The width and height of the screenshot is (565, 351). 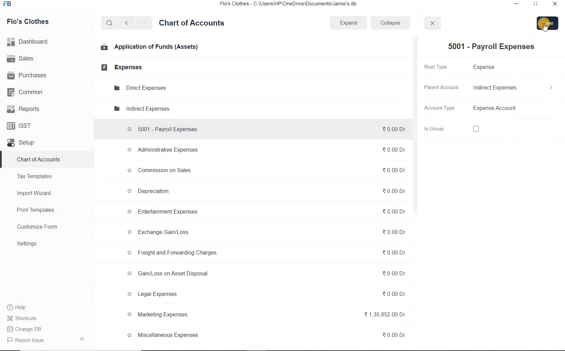 I want to click on Expand, so click(x=349, y=22).